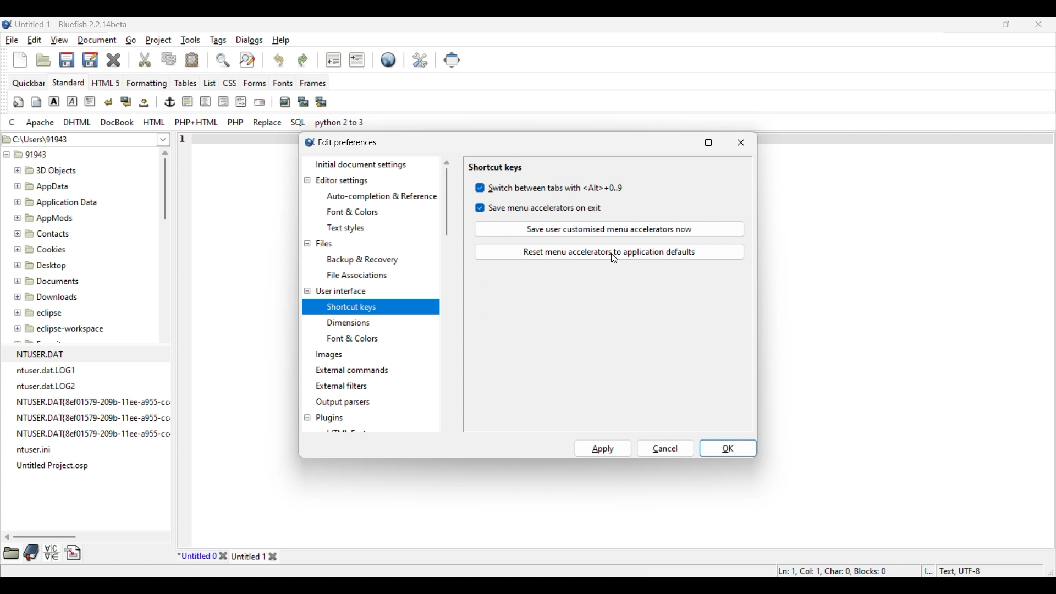 The image size is (1056, 594). Describe the element at coordinates (741, 142) in the screenshot. I see `Close` at that location.